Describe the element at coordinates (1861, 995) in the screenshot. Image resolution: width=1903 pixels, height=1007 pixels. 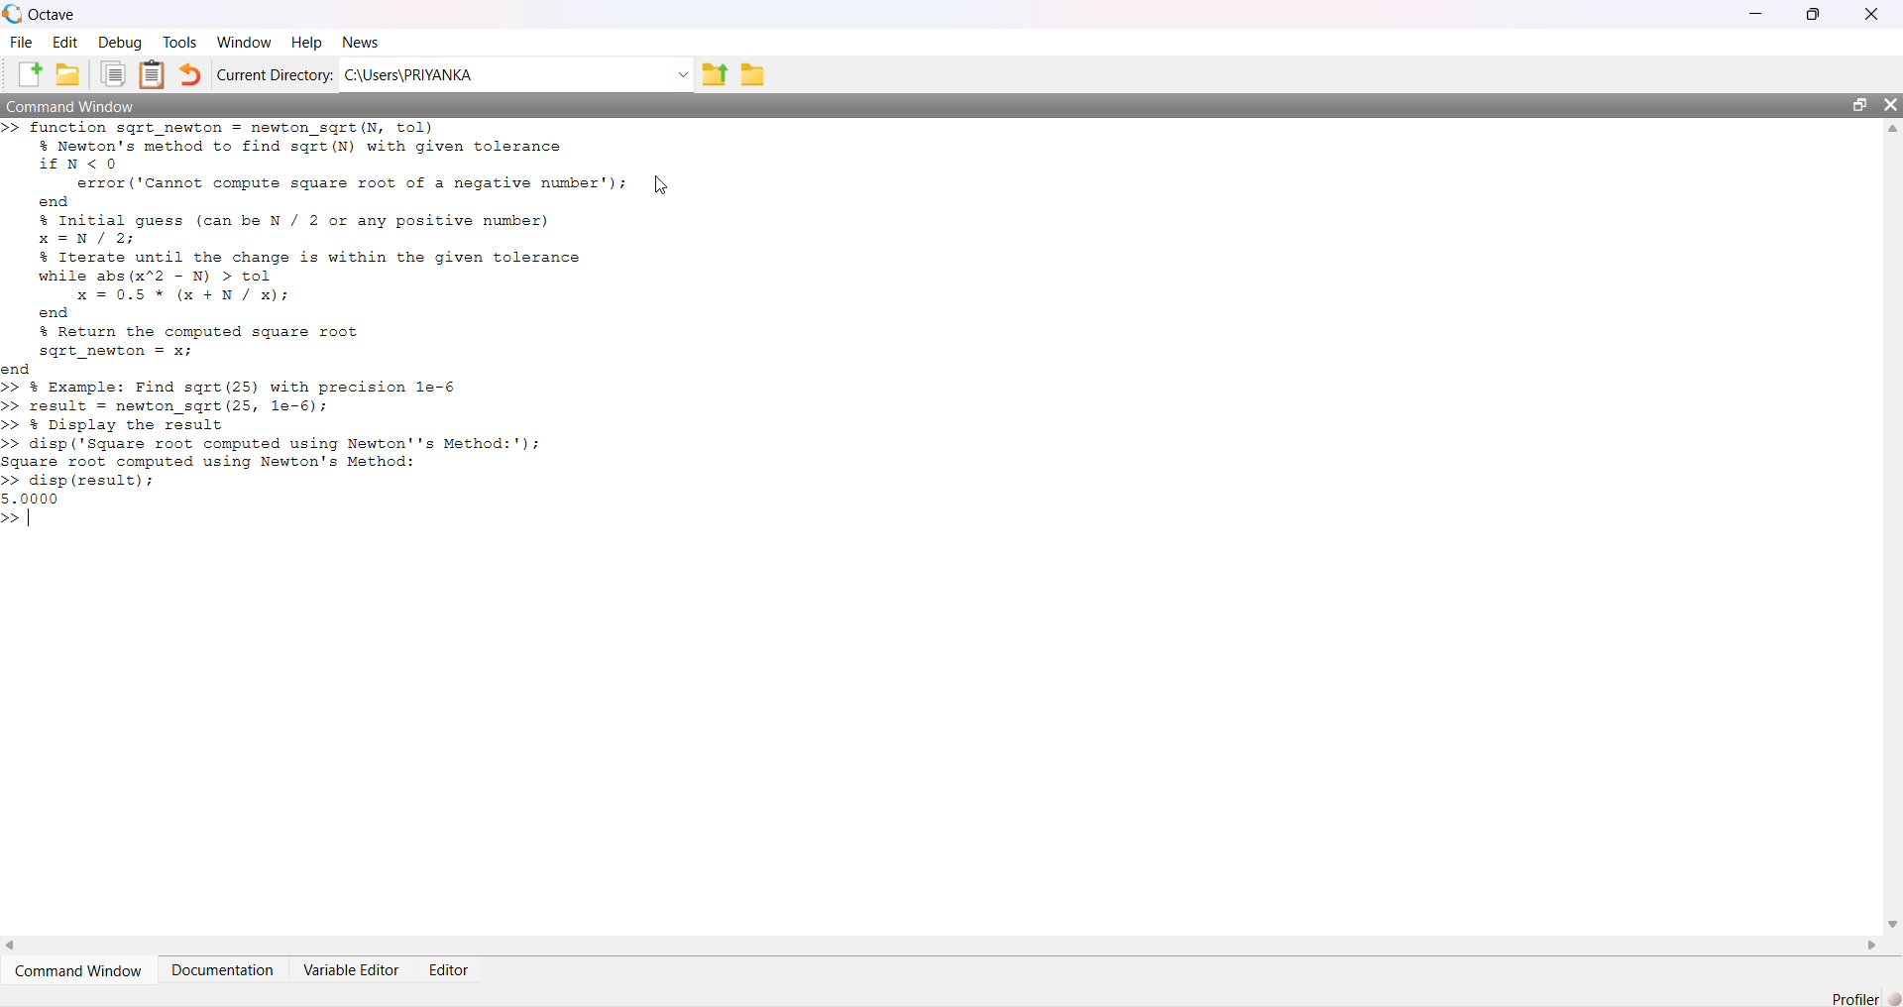
I see `Profiler` at that location.